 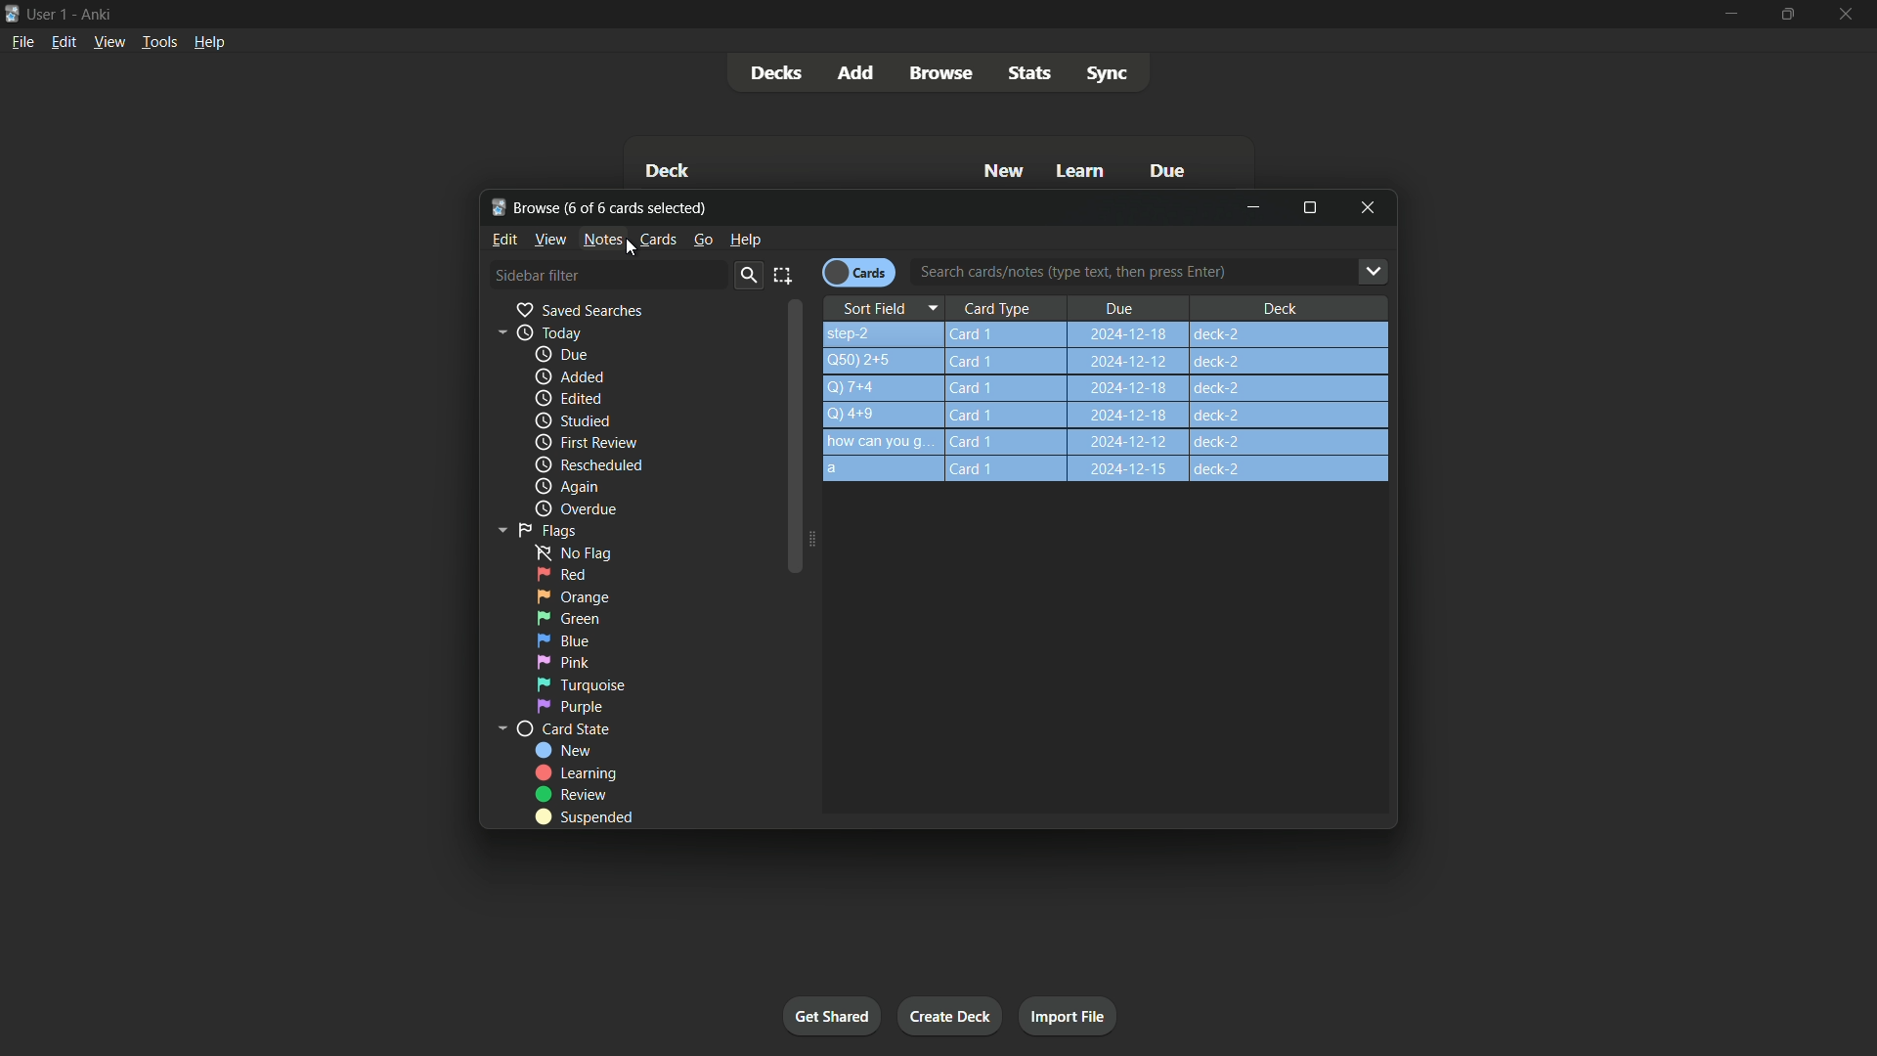 What do you see at coordinates (63, 44) in the screenshot?
I see `Edit menu` at bounding box center [63, 44].